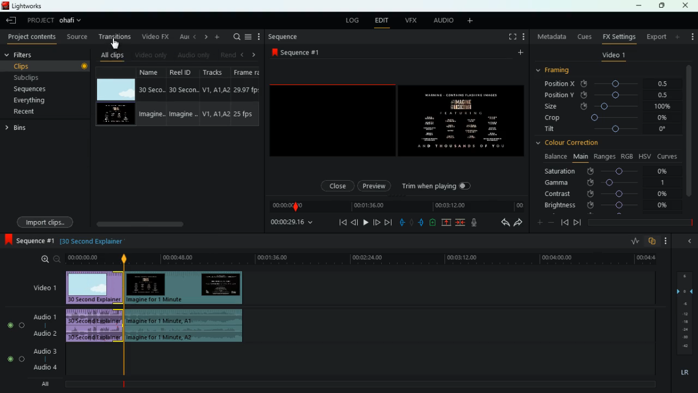 The image size is (698, 393). Describe the element at coordinates (23, 5) in the screenshot. I see `lightworks` at that location.